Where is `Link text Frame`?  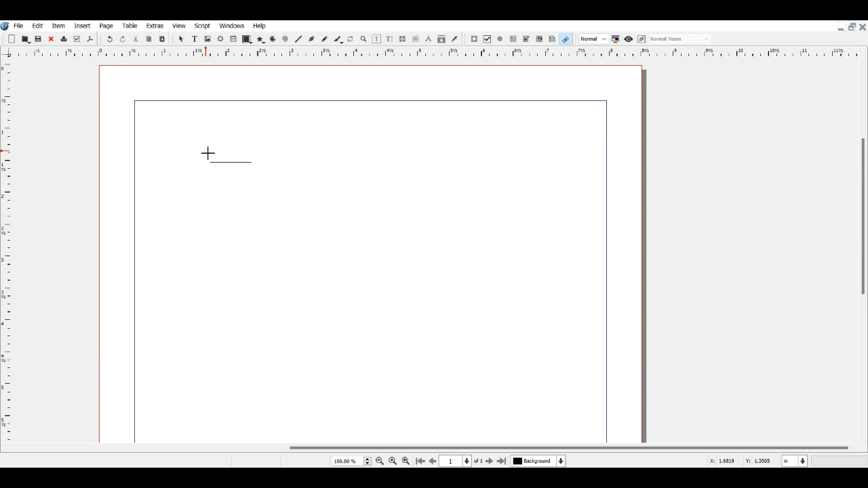 Link text Frame is located at coordinates (403, 39).